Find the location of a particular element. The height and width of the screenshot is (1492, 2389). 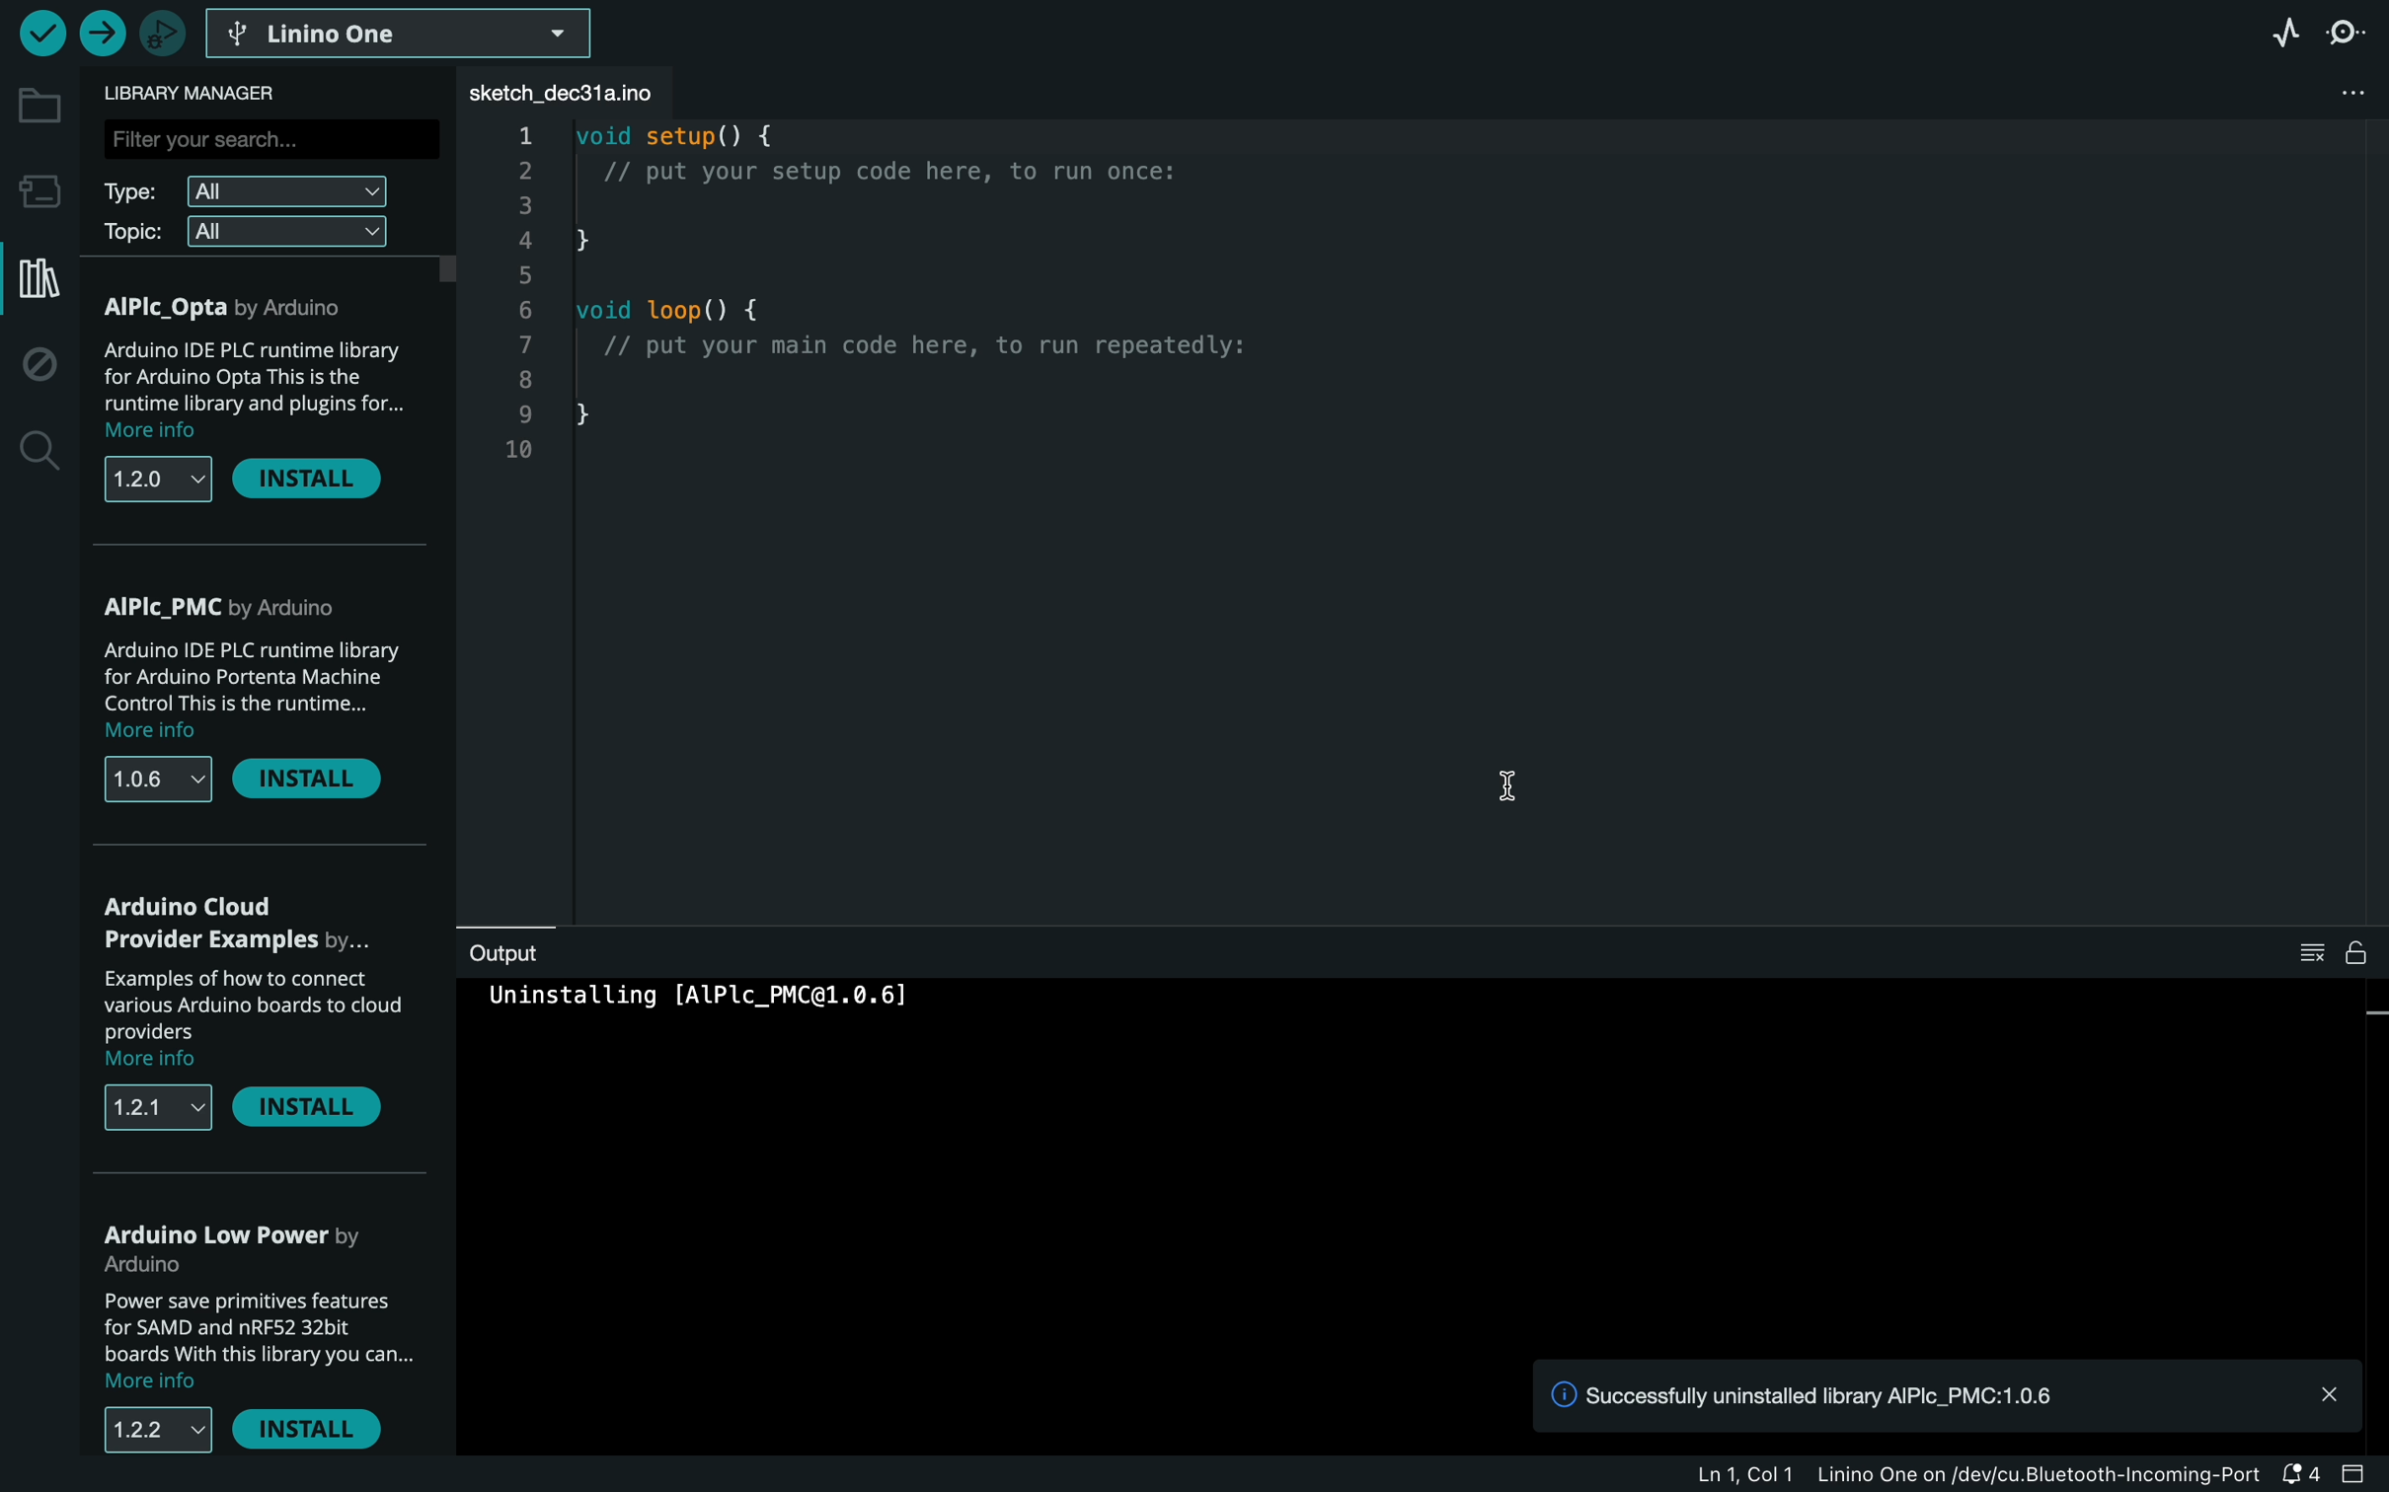

AlPlc Opta is located at coordinates (241, 309).